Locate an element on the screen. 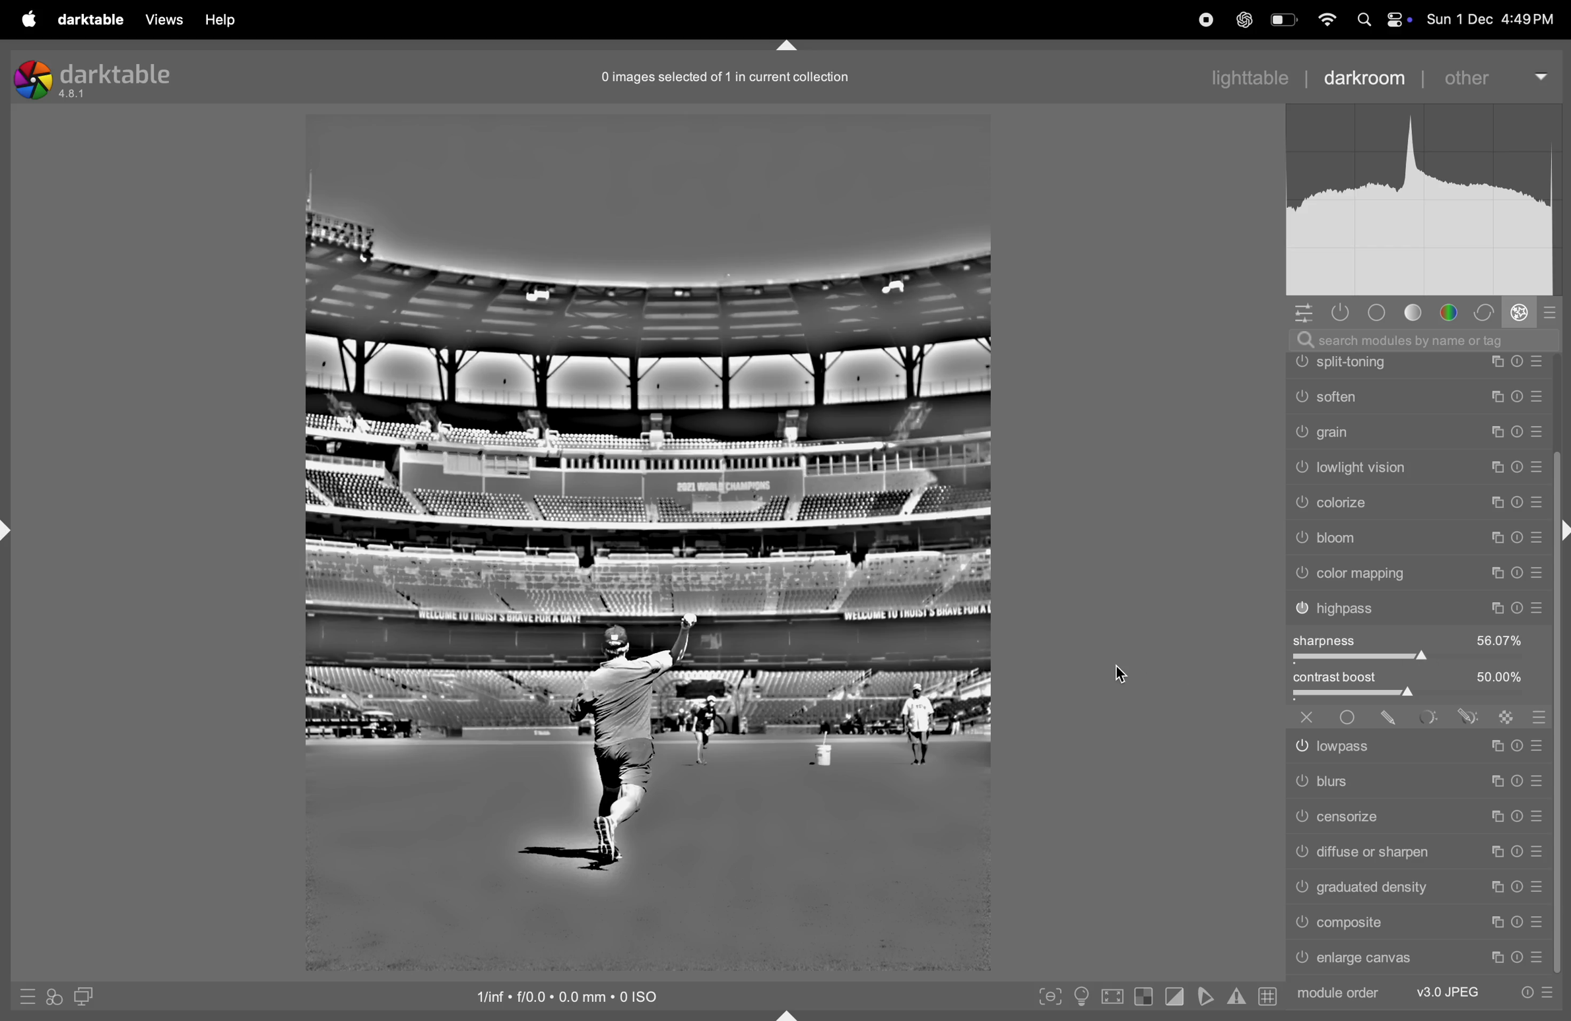 The width and height of the screenshot is (1571, 1021). farming is located at coordinates (1418, 396).